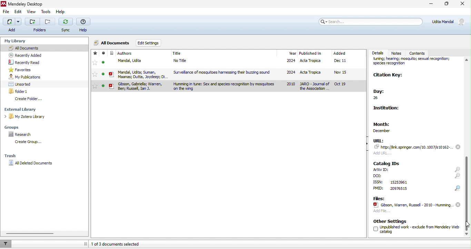  Describe the element at coordinates (148, 42) in the screenshot. I see `edit settings` at that location.